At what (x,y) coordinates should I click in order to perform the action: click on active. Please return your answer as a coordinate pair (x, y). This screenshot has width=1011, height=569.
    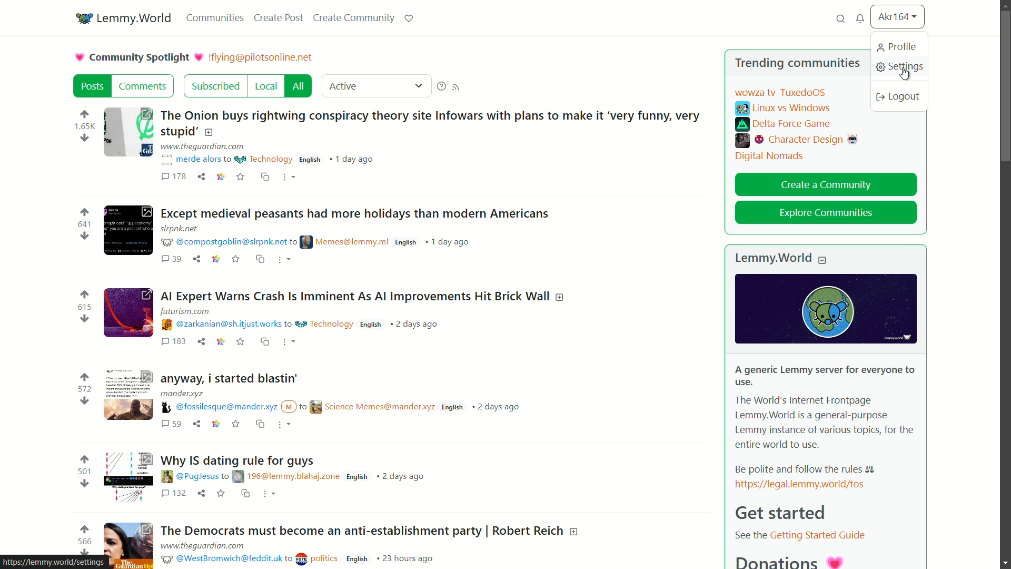
    Looking at the image, I should click on (343, 86).